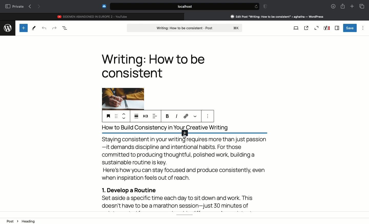 The width and height of the screenshot is (369, 224). Describe the element at coordinates (108, 116) in the screenshot. I see `Heading` at that location.